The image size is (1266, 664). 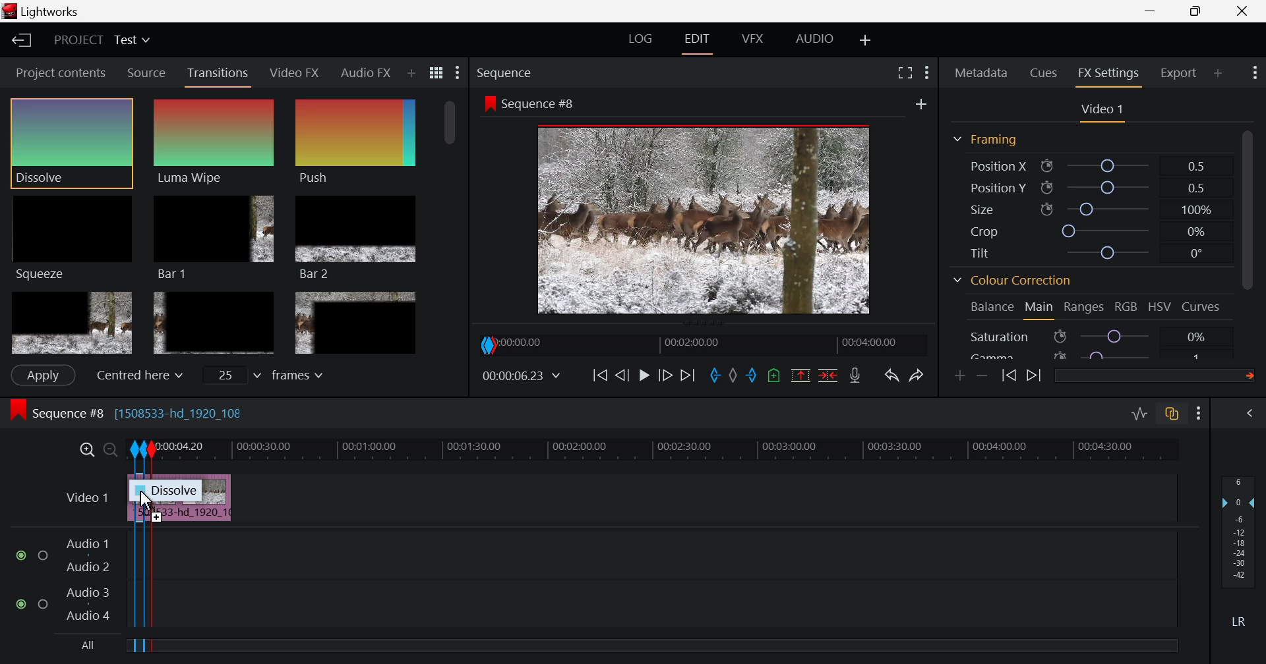 I want to click on Toggle audio levels, so click(x=1139, y=414).